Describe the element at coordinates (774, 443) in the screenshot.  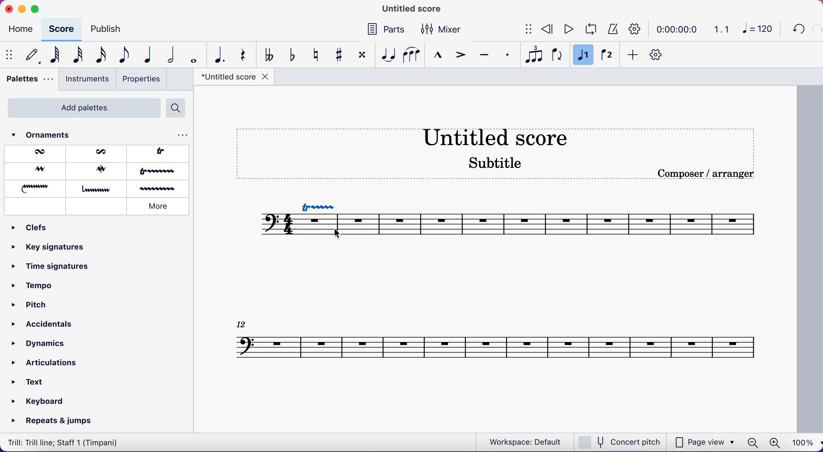
I see `zoom in` at that location.